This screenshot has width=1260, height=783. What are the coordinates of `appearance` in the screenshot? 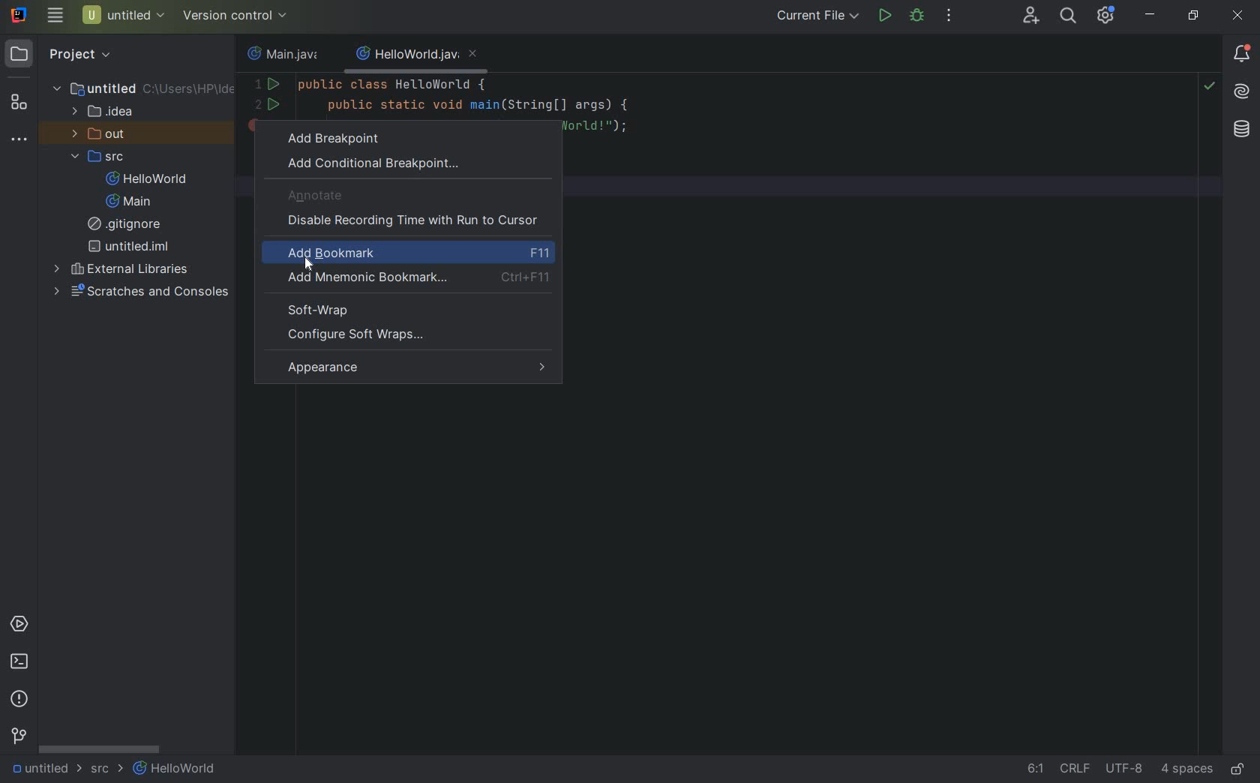 It's located at (416, 369).